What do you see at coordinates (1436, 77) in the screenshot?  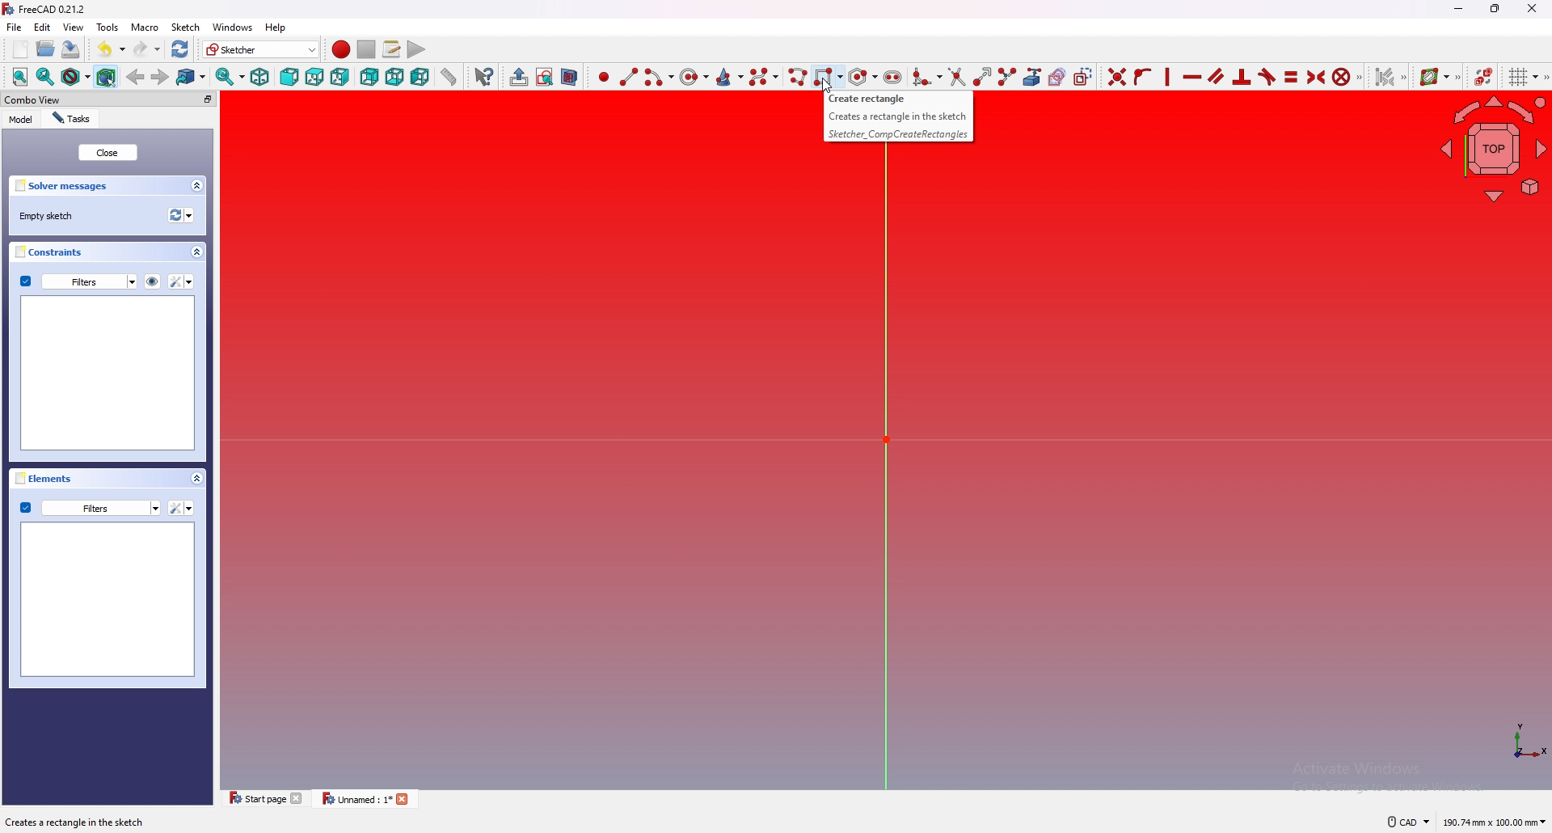 I see `show B spline info` at bounding box center [1436, 77].